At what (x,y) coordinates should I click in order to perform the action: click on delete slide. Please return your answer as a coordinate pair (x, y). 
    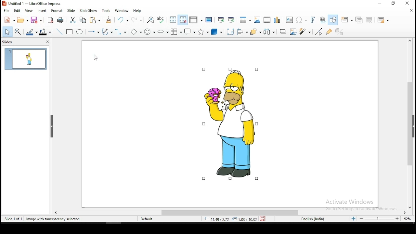
    Looking at the image, I should click on (369, 20).